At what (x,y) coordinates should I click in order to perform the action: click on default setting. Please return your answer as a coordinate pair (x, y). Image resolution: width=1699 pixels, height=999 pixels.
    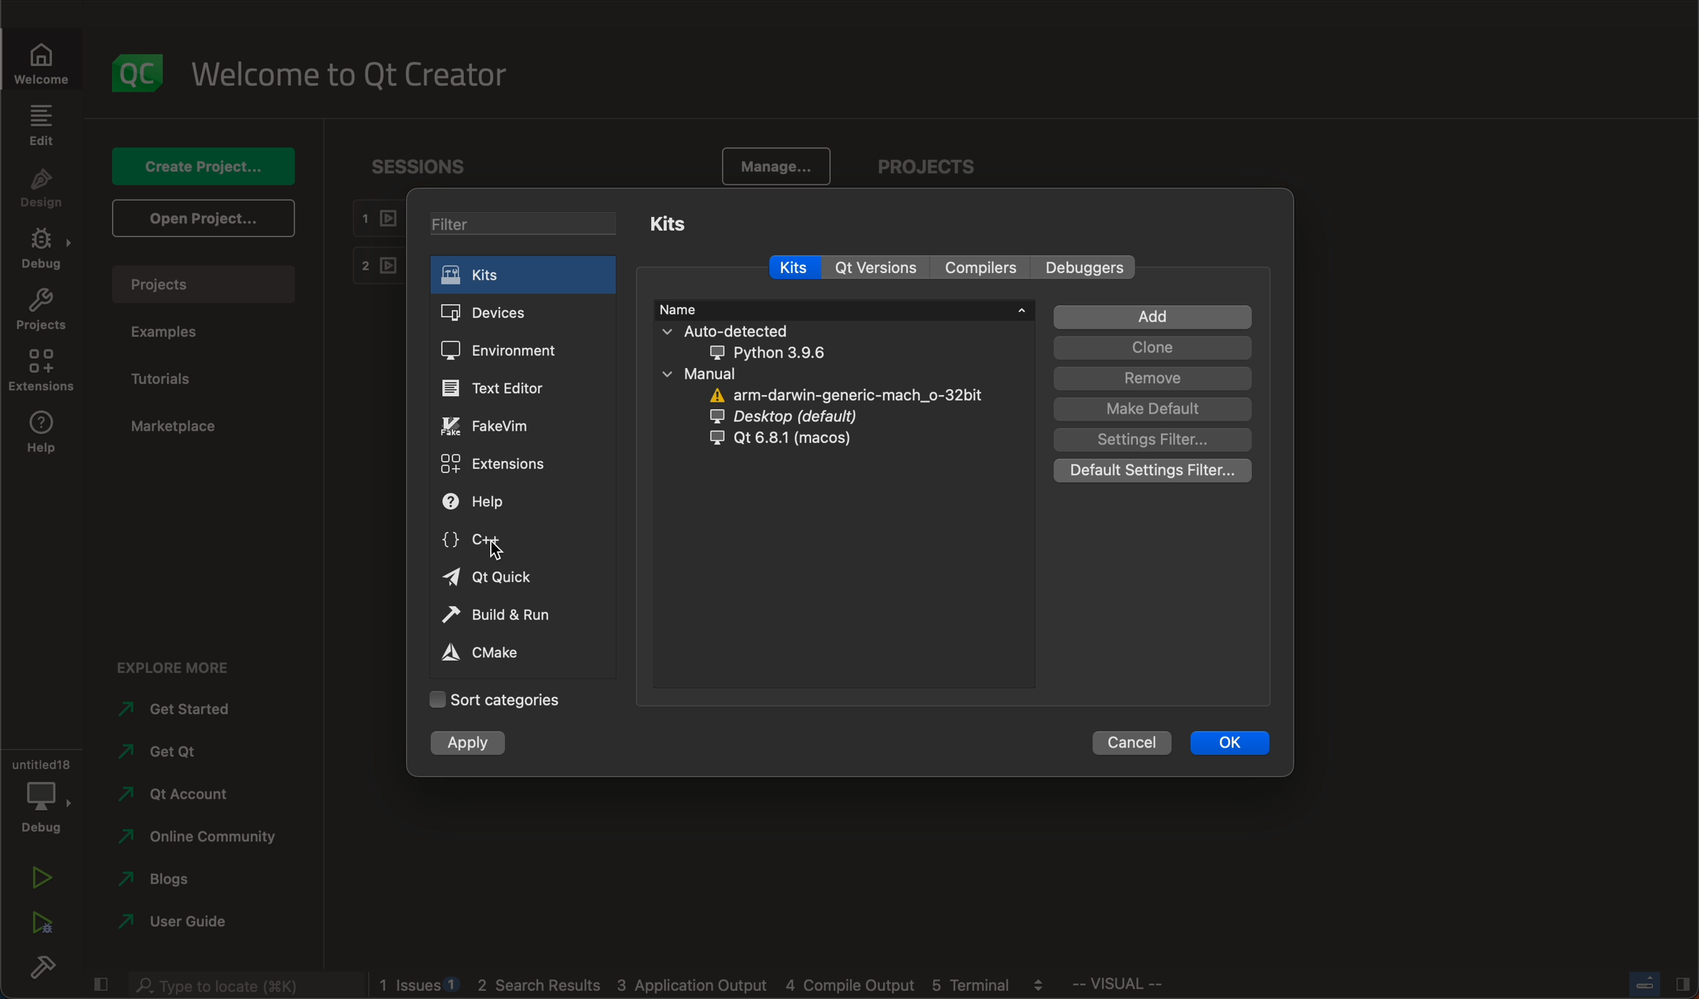
    Looking at the image, I should click on (1153, 471).